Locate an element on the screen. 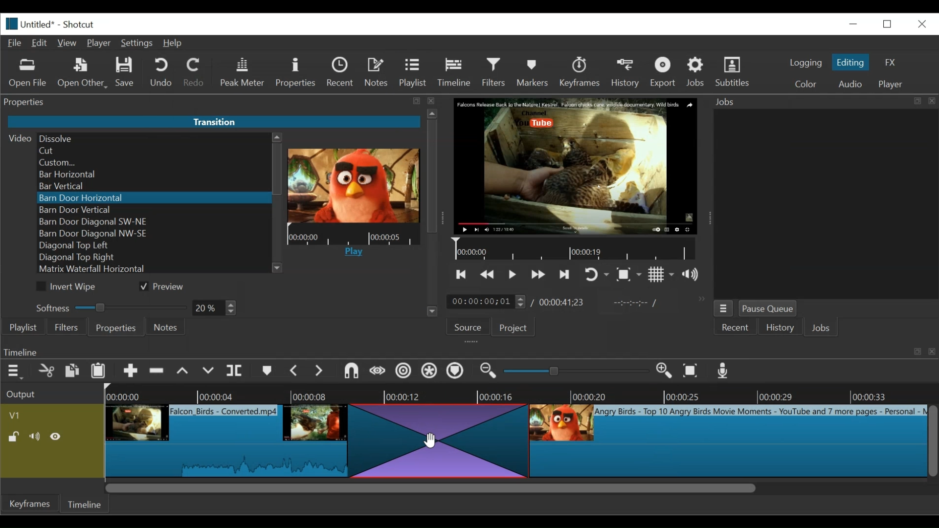  Export is located at coordinates (665, 72).